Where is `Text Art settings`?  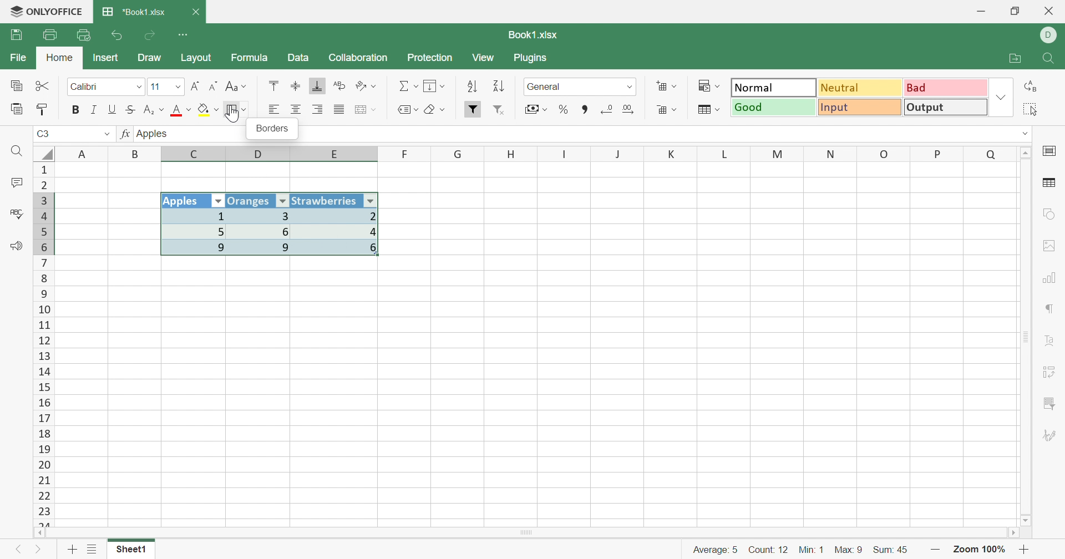 Text Art settings is located at coordinates (1052, 342).